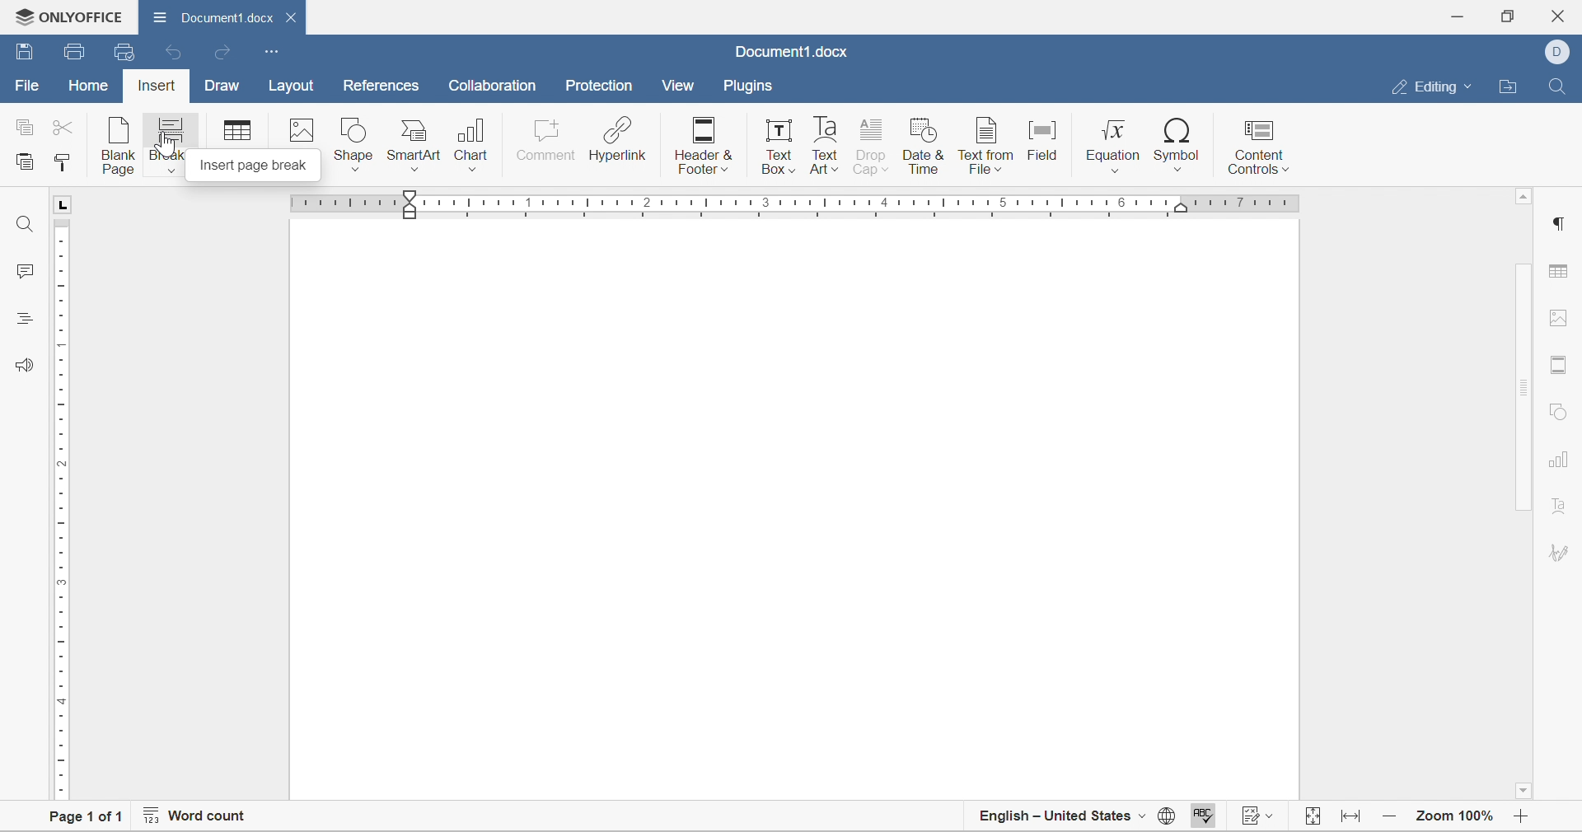 This screenshot has width=1582, height=832. I want to click on Redo, so click(226, 54).